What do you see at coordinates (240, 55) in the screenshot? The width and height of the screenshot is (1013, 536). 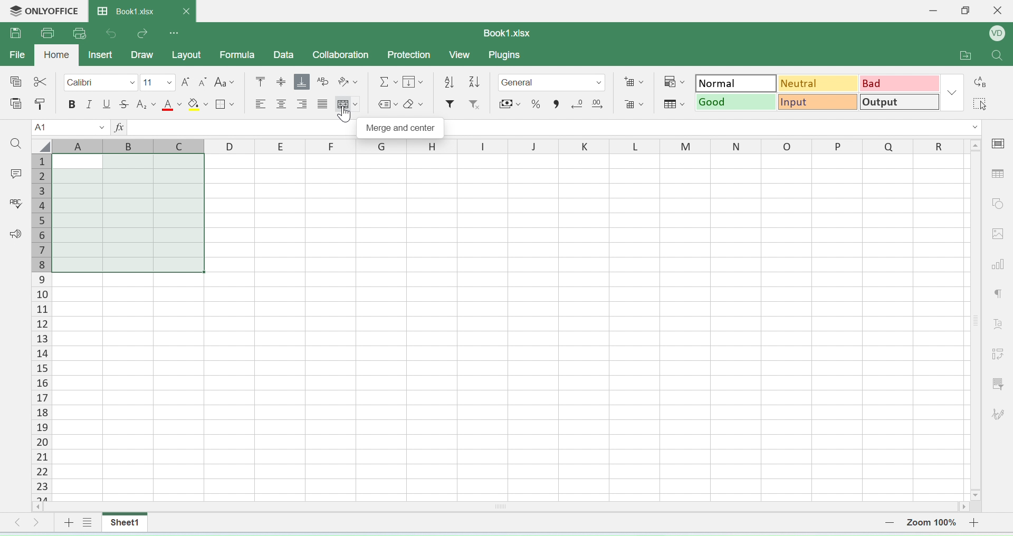 I see `formula` at bounding box center [240, 55].